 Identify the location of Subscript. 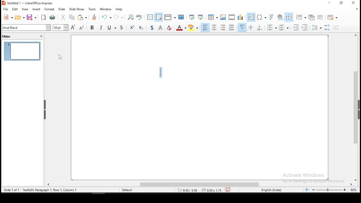
(141, 27).